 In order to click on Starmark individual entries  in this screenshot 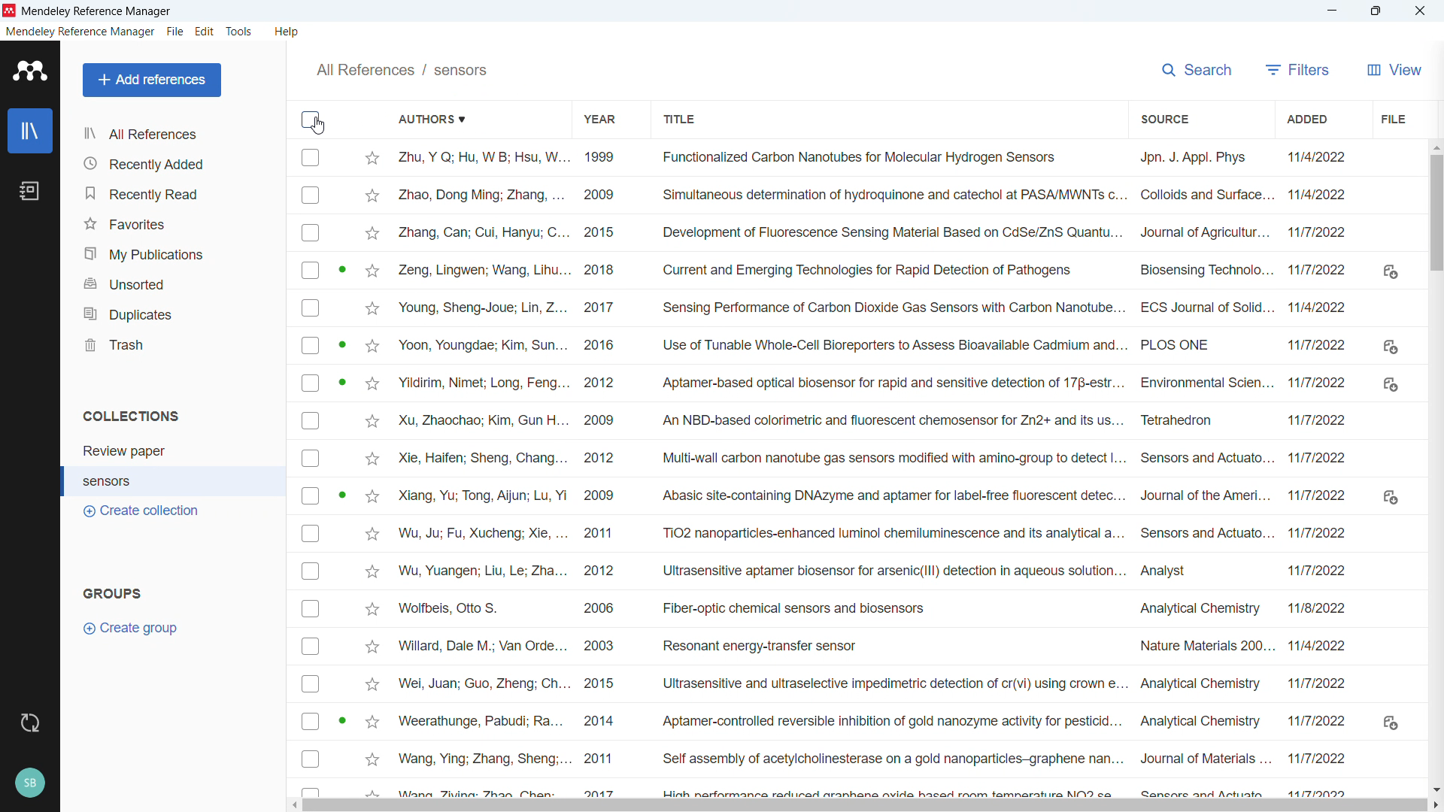, I will do `click(372, 472)`.